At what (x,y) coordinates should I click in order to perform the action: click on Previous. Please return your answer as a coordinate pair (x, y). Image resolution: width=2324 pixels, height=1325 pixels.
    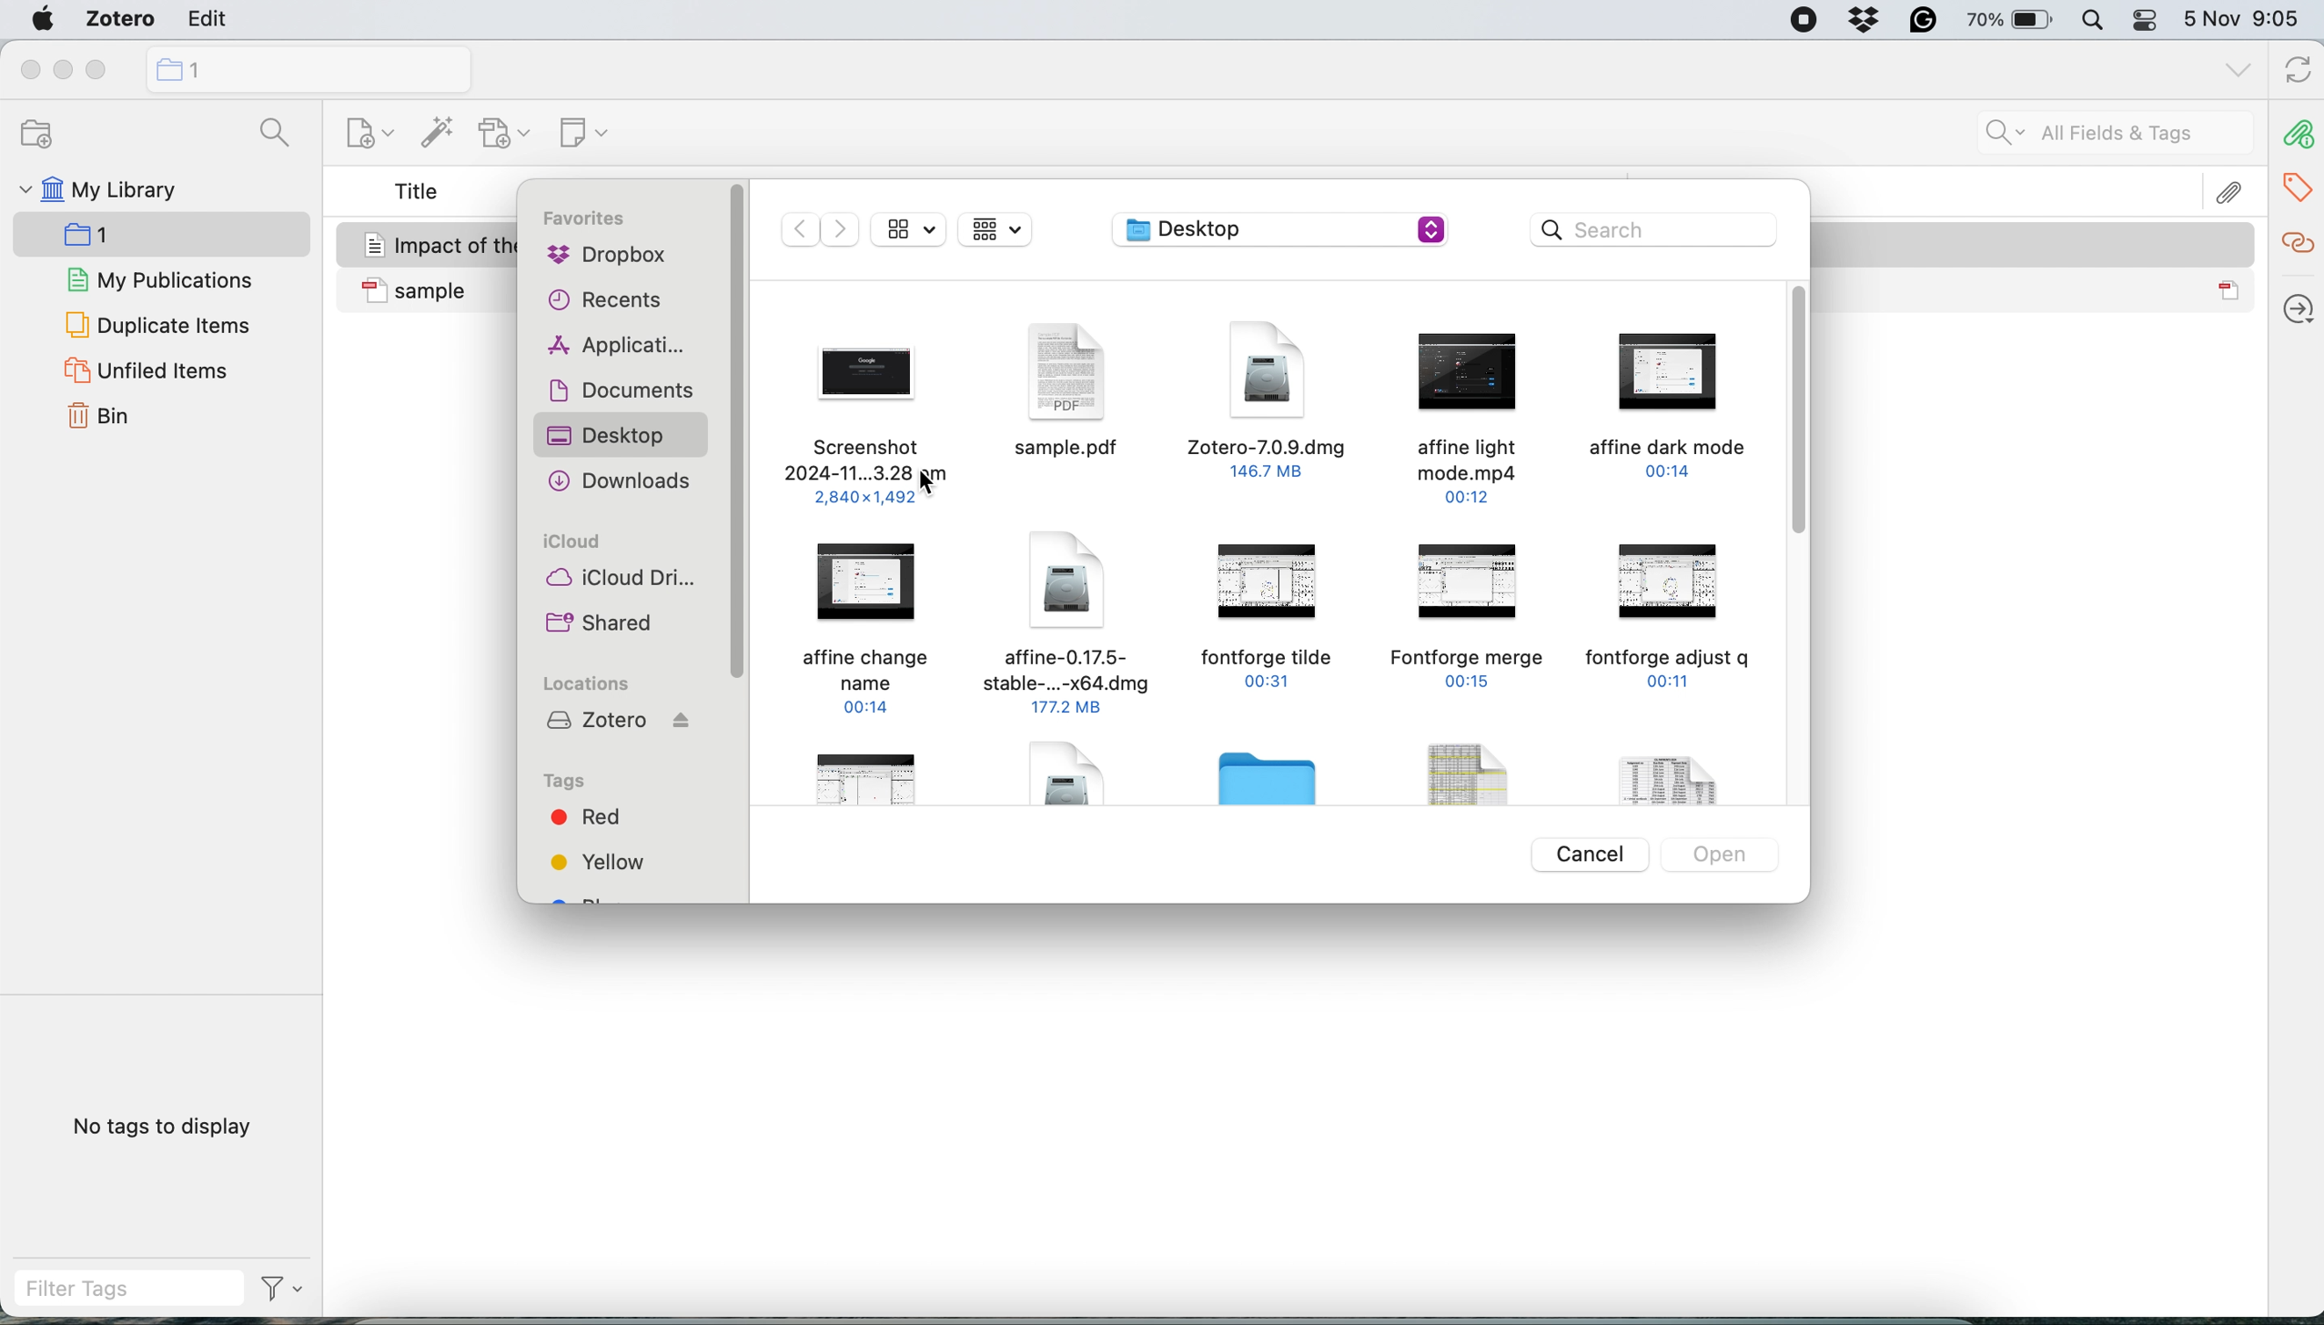
    Looking at the image, I should click on (793, 228).